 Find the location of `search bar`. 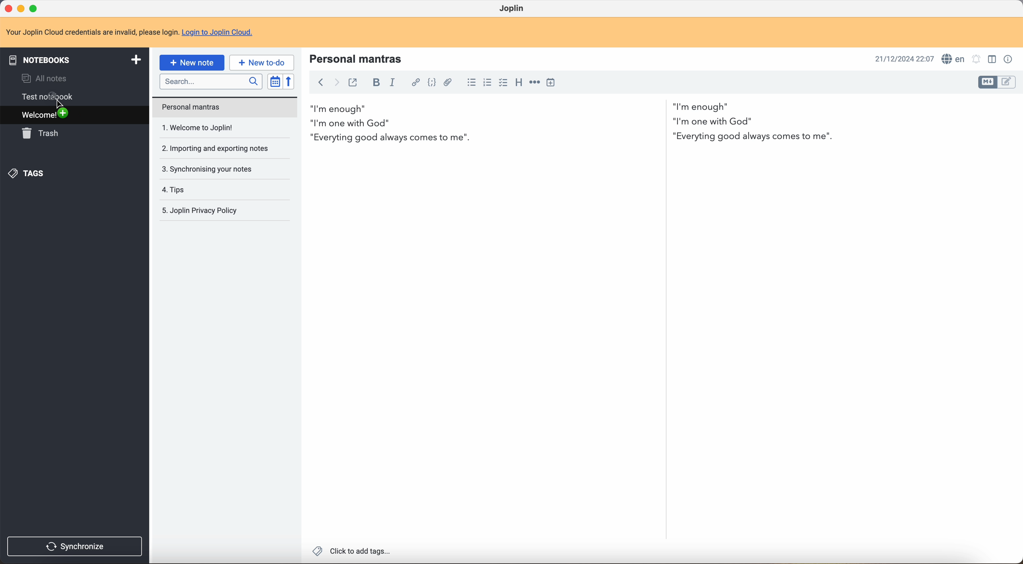

search bar is located at coordinates (211, 82).